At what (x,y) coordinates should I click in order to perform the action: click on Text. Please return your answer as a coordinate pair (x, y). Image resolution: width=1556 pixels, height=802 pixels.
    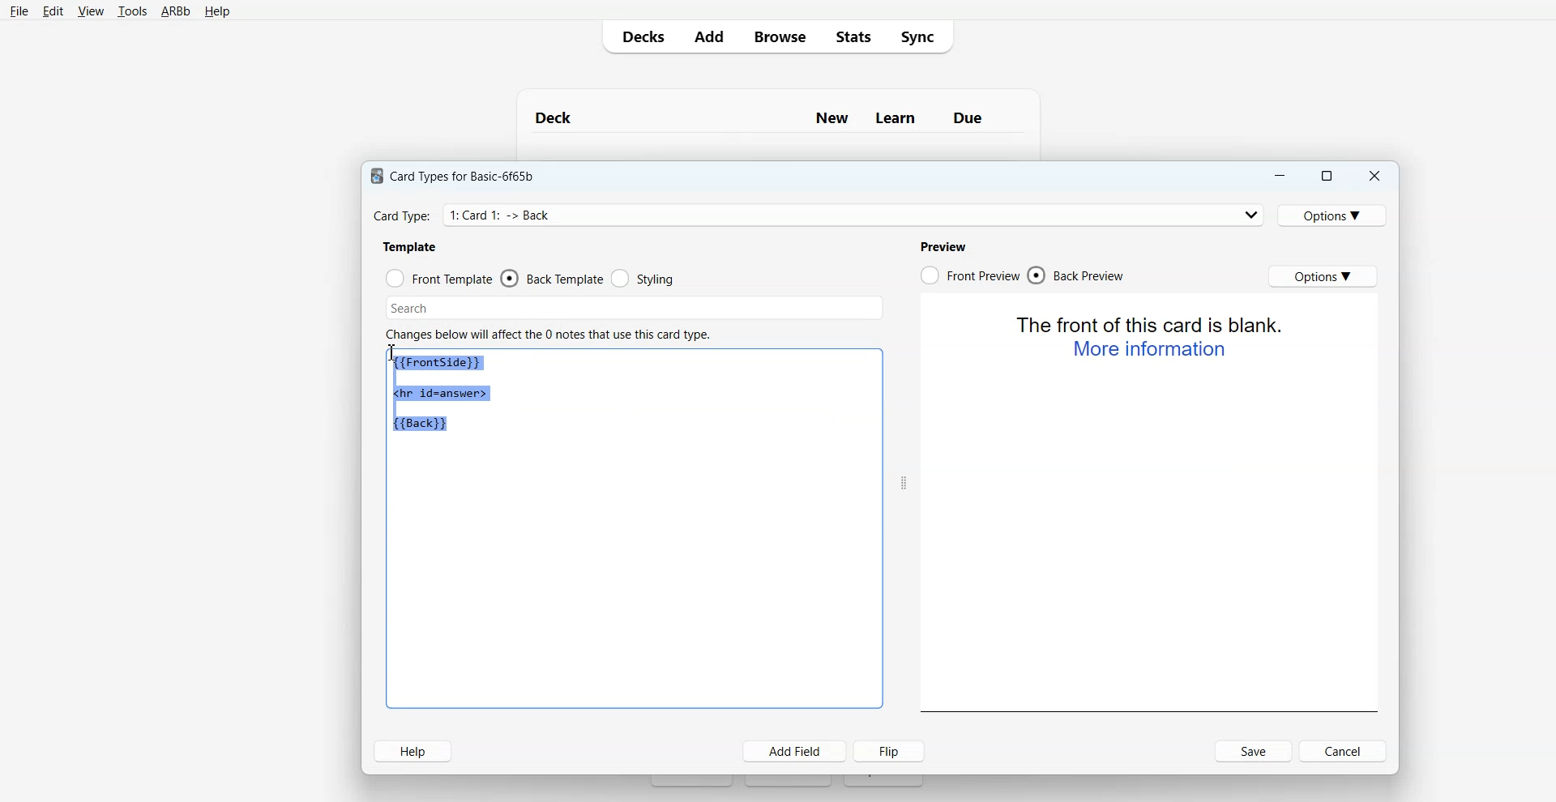
    Looking at the image, I should click on (778, 111).